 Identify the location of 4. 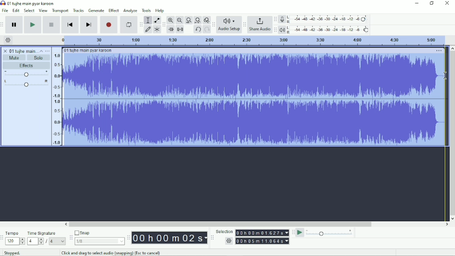
(35, 241).